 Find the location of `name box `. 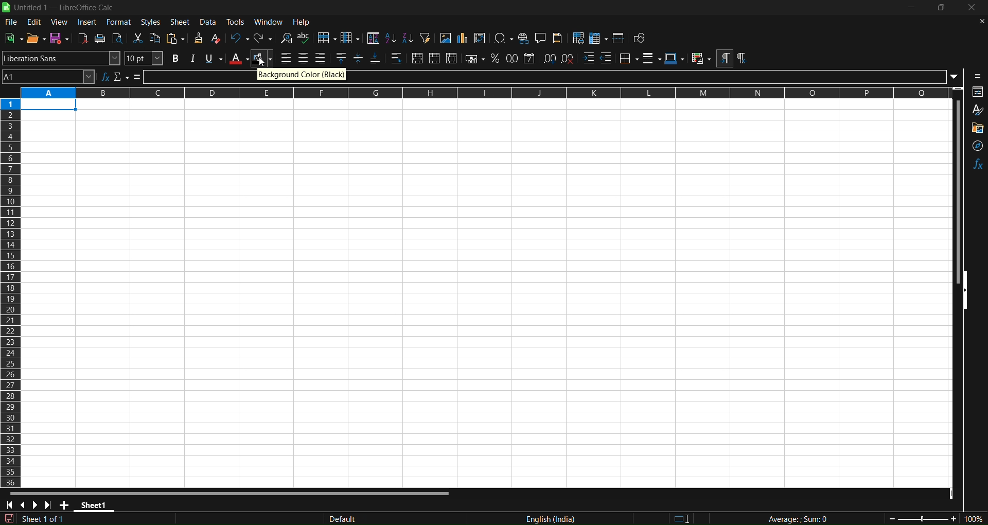

name box  is located at coordinates (49, 77).